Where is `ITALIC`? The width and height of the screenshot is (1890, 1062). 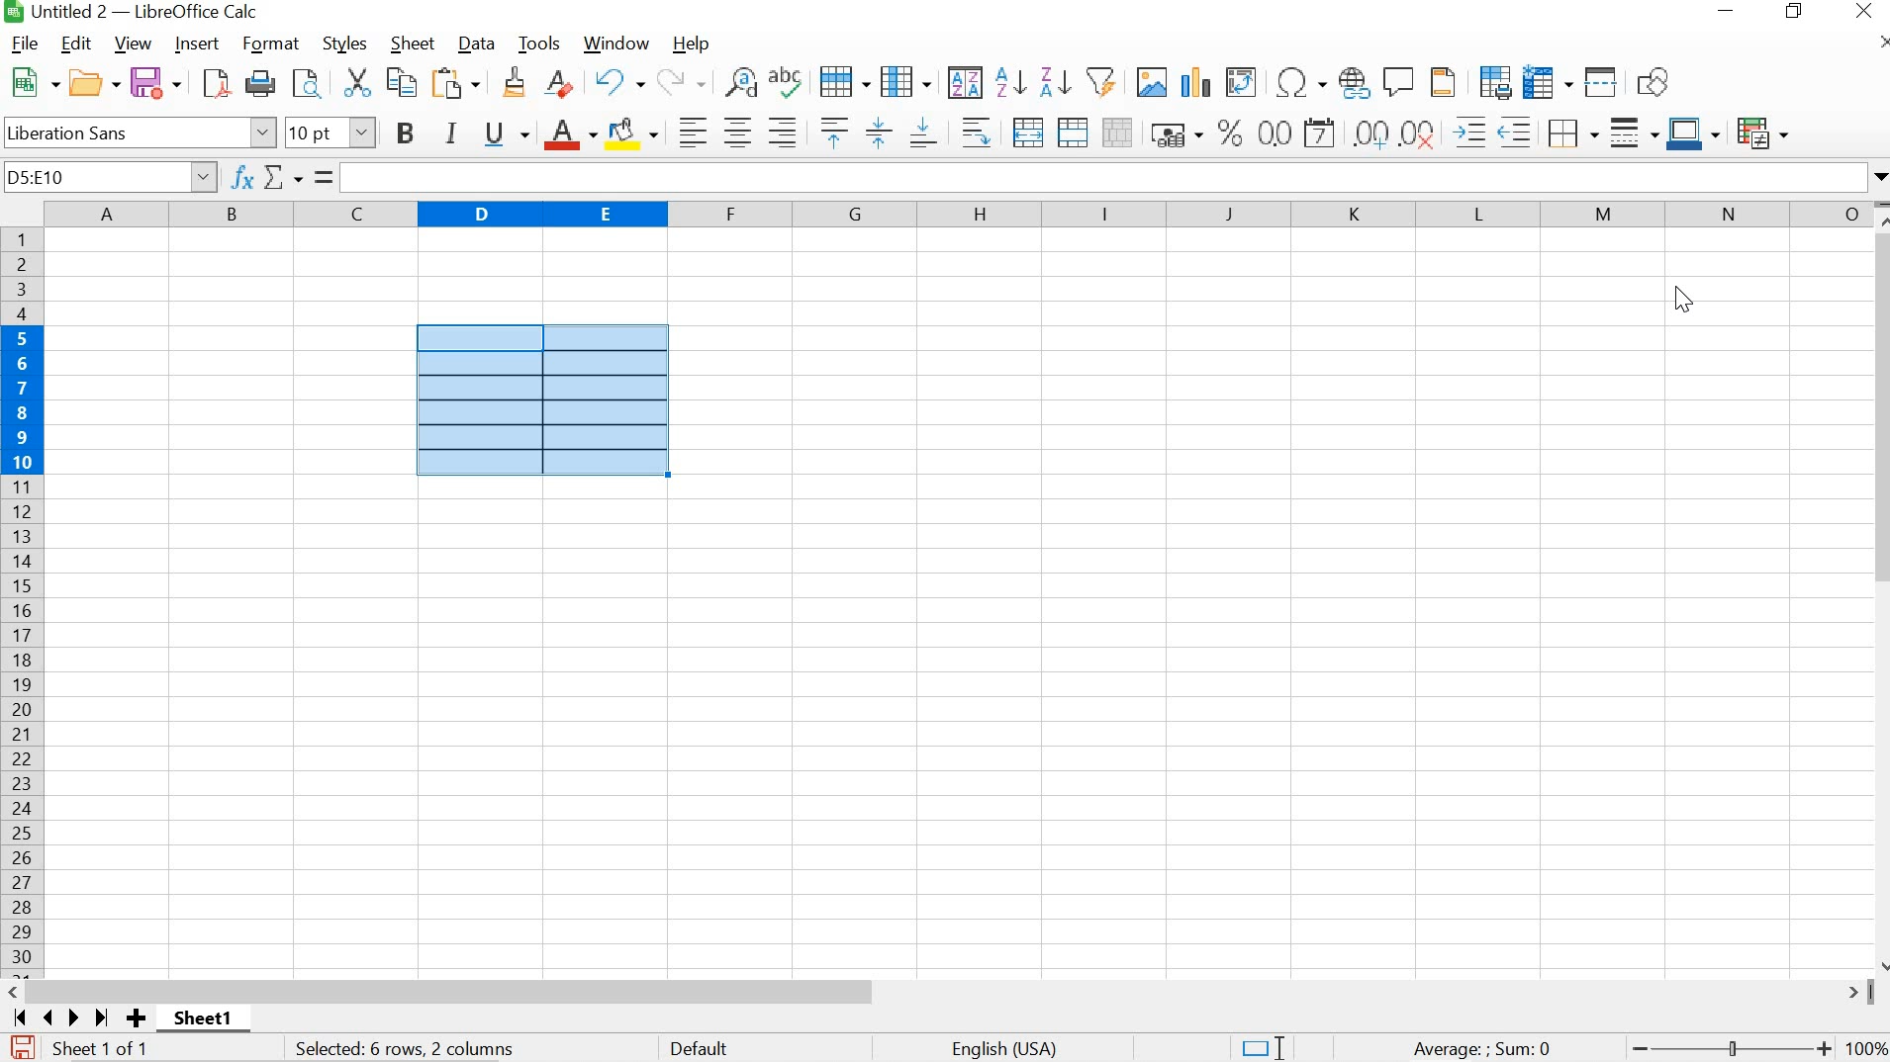 ITALIC is located at coordinates (452, 133).